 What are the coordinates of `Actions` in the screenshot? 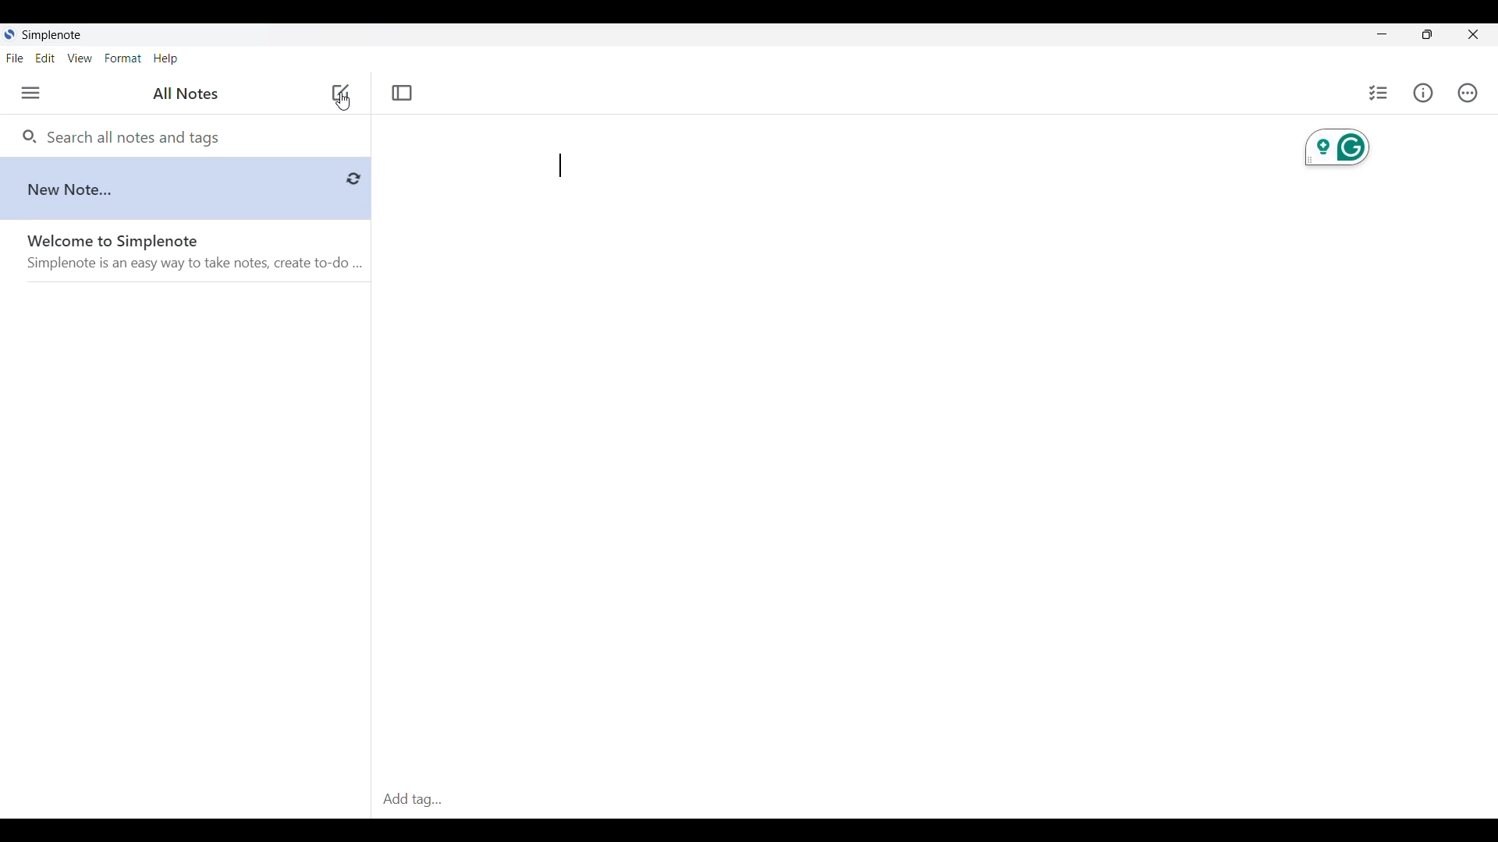 It's located at (1468, 93).